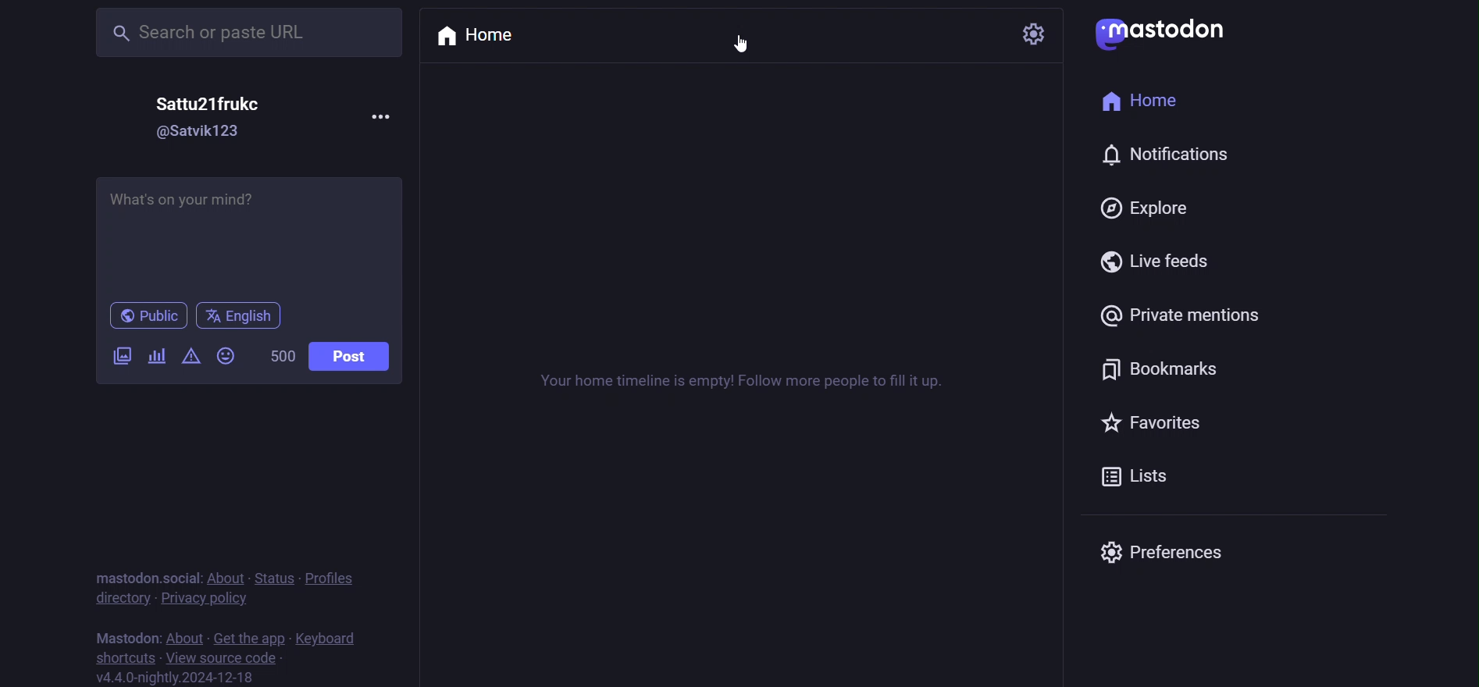 The height and width of the screenshot is (687, 1479). Describe the element at coordinates (353, 358) in the screenshot. I see `post` at that location.